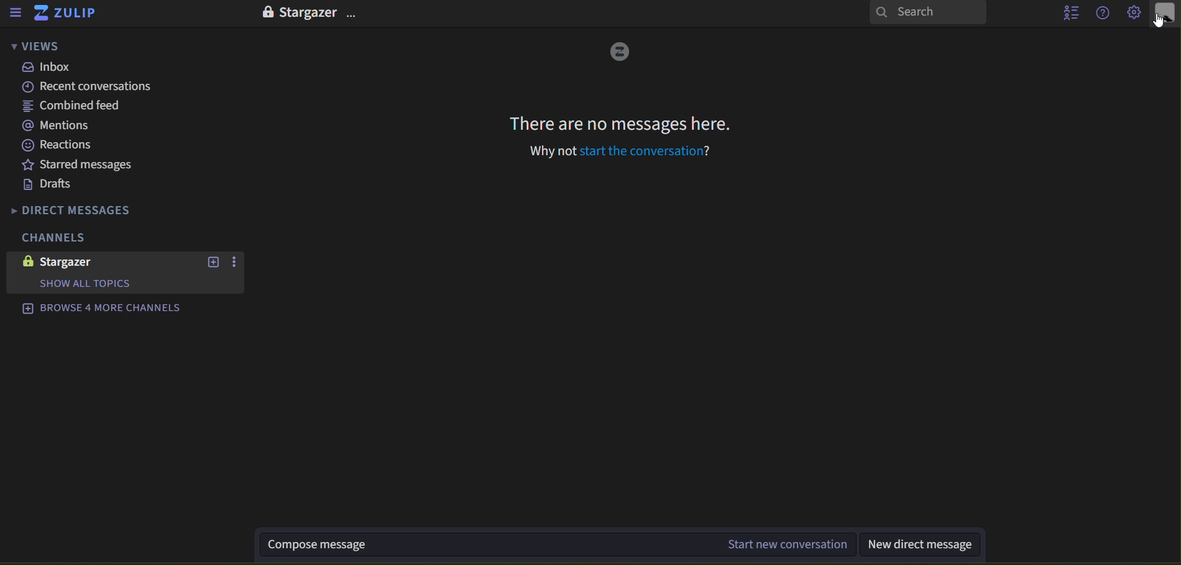 This screenshot has width=1181, height=565. Describe the element at coordinates (1166, 14) in the screenshot. I see `personal topic` at that location.